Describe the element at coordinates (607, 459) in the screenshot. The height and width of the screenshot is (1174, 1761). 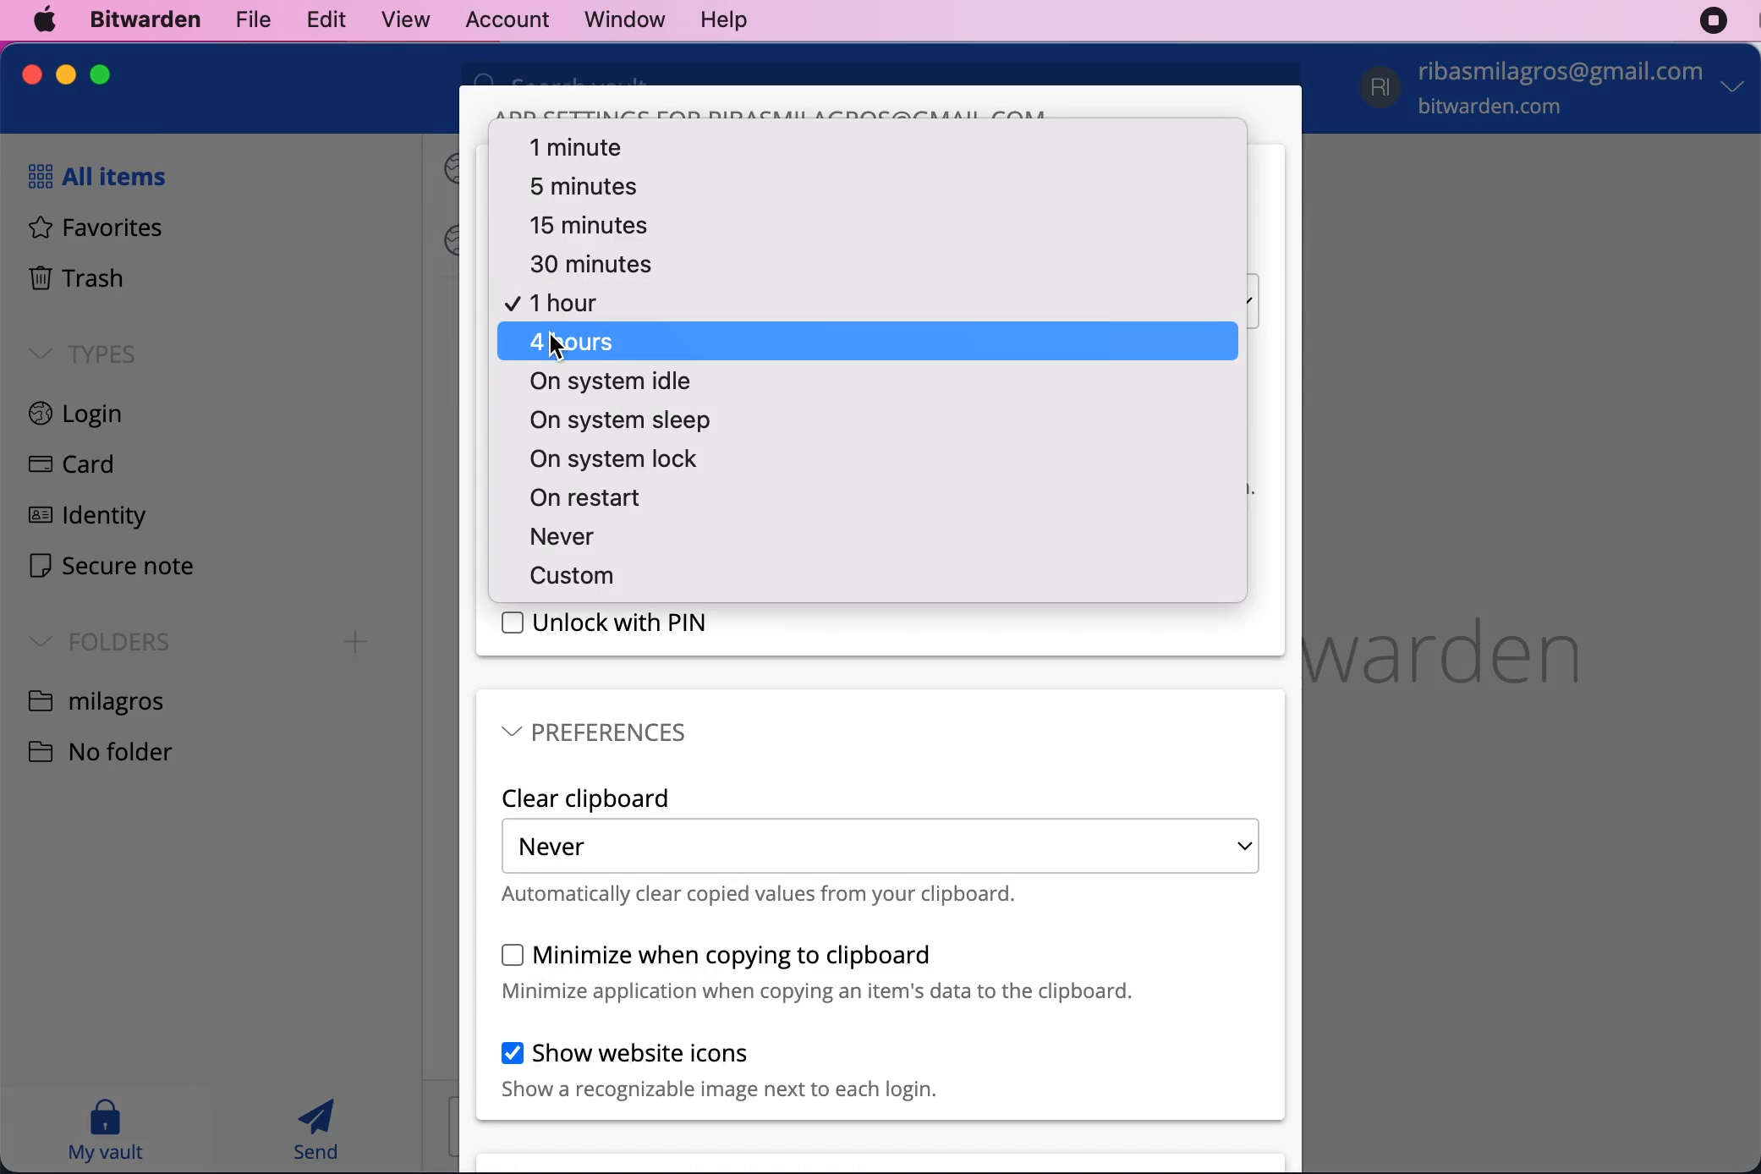
I see `on system lock` at that location.